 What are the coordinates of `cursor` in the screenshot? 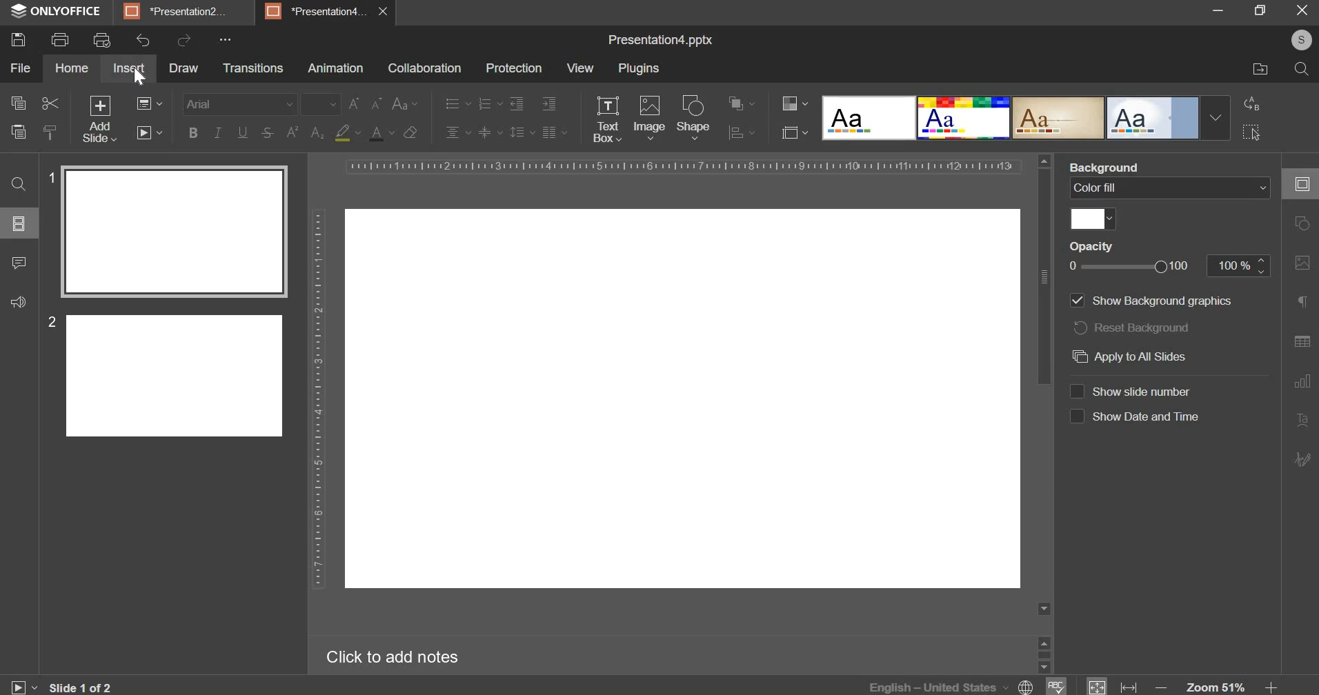 It's located at (141, 79).